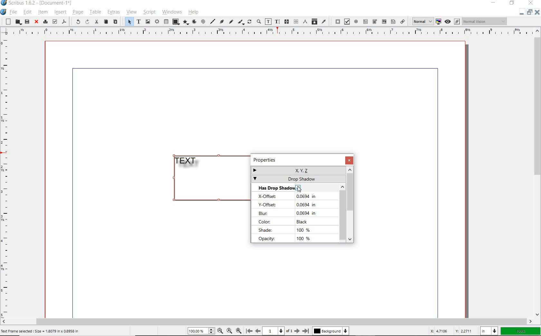 Image resolution: width=541 pixels, height=336 pixels. What do you see at coordinates (239, 331) in the screenshot?
I see `Zoom In` at bounding box center [239, 331].